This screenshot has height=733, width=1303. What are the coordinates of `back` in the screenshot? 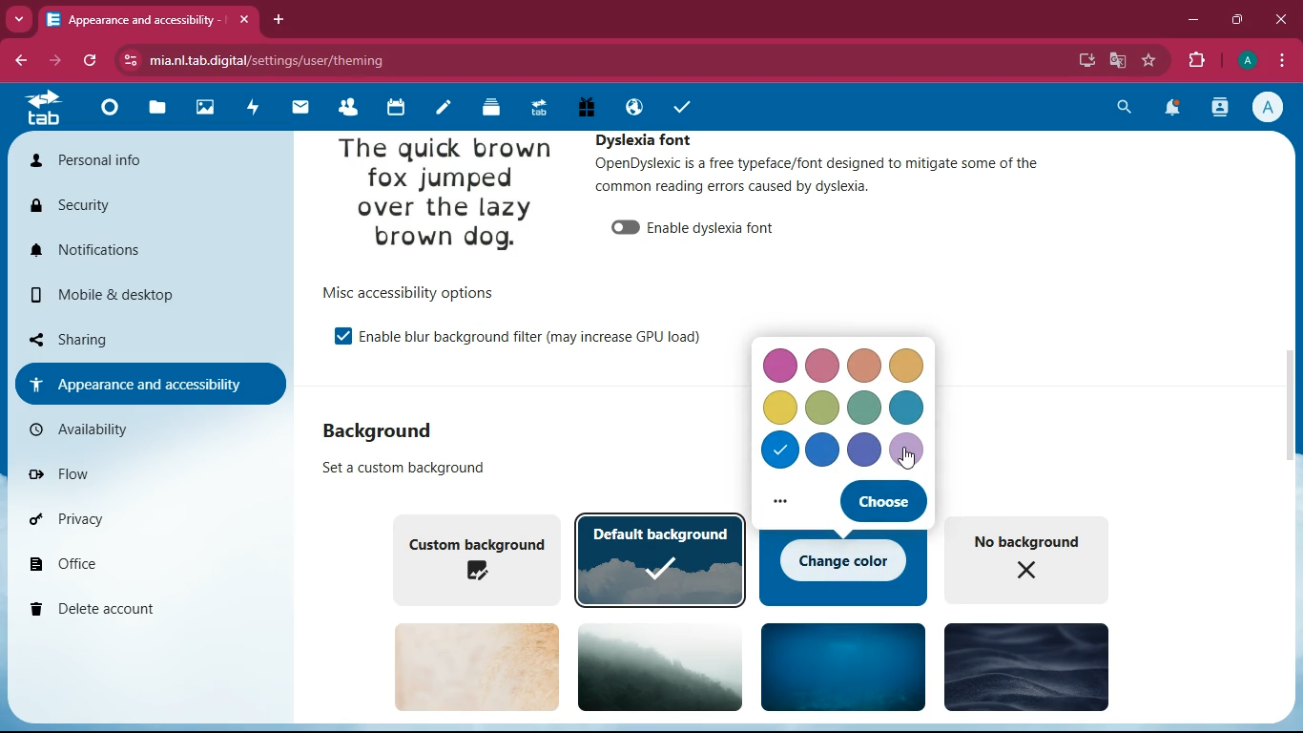 It's located at (23, 61).